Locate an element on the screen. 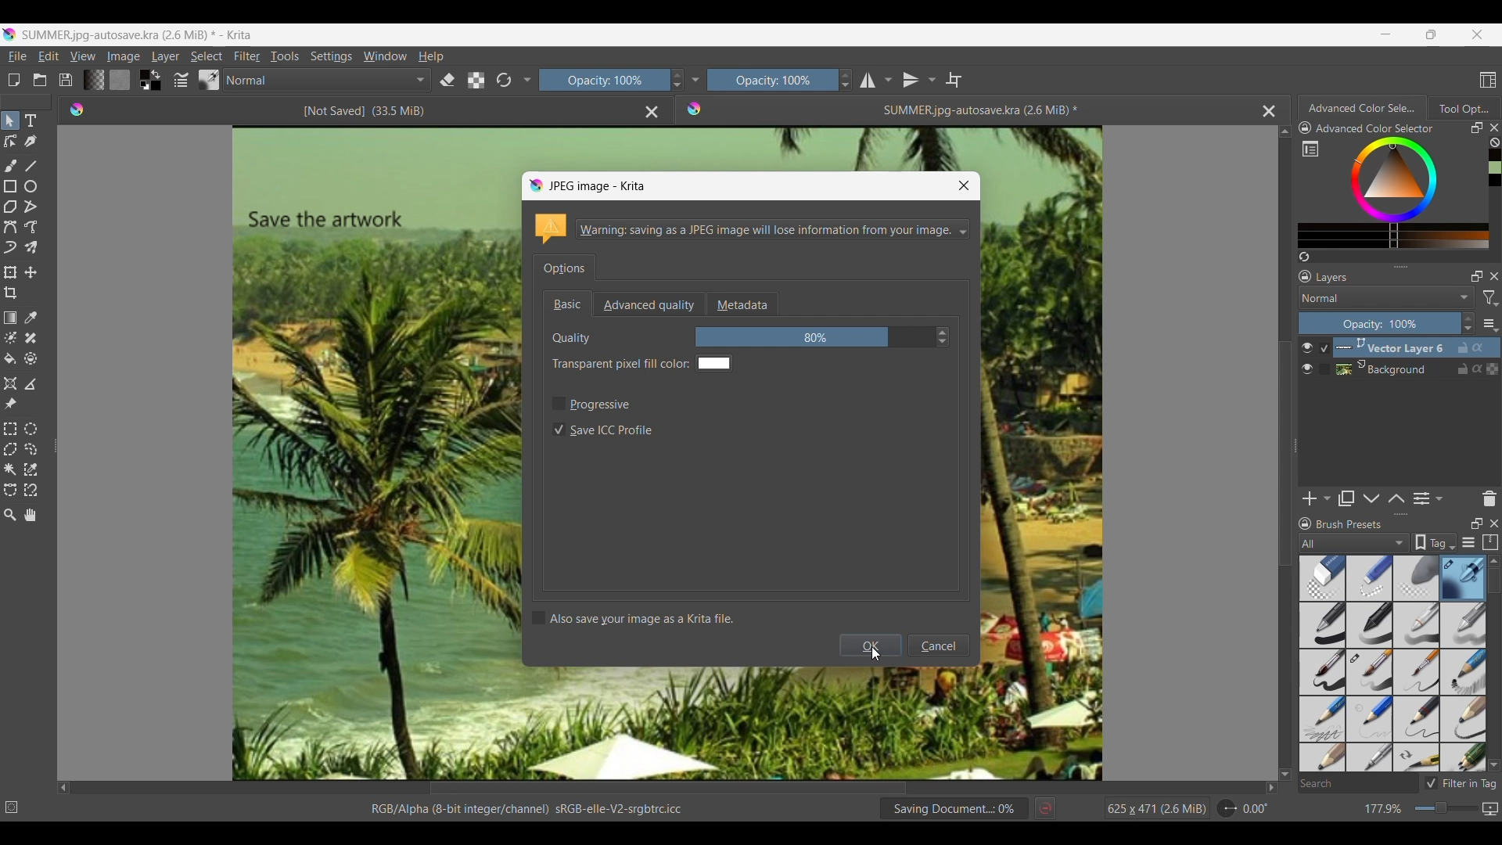 The height and width of the screenshot is (845, 1502). Polygon selection tool is located at coordinates (11, 449).